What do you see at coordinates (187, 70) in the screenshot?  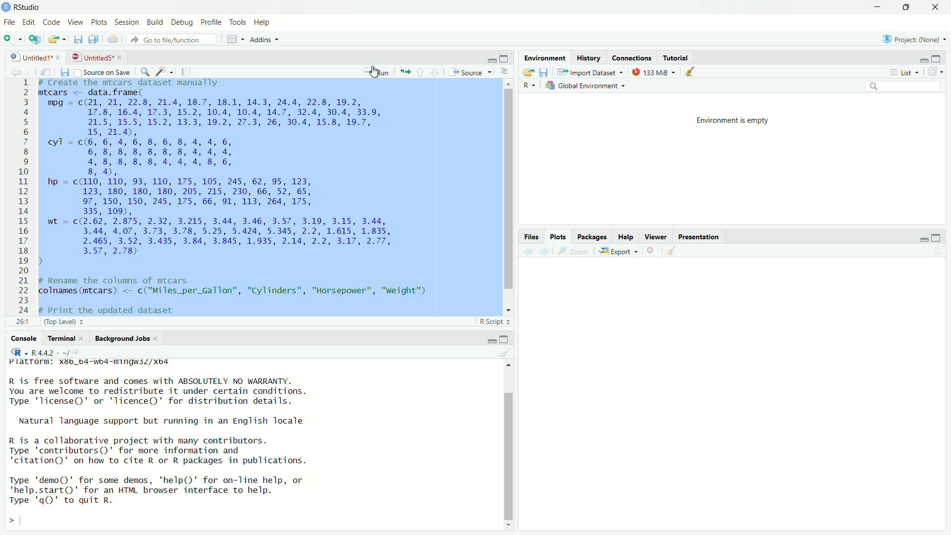 I see `notes` at bounding box center [187, 70].